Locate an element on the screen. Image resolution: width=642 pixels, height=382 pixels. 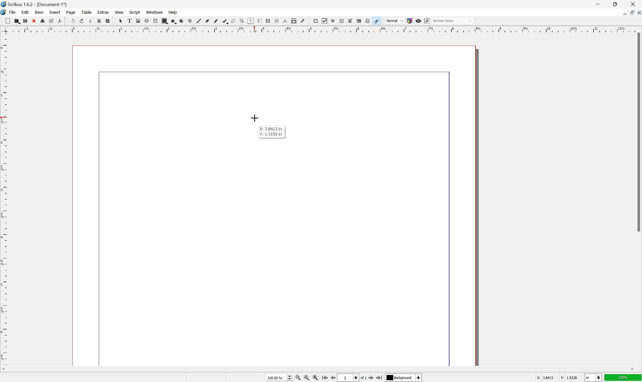
save as pdf is located at coordinates (60, 21).